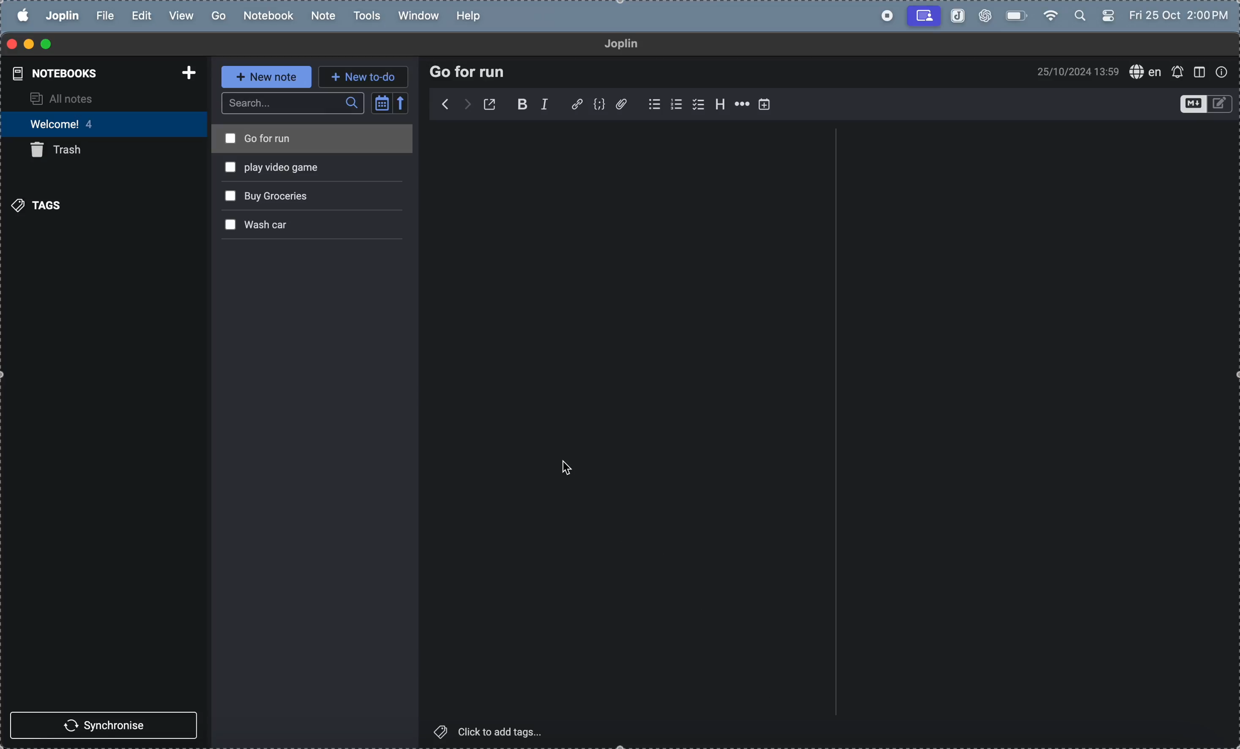 Image resolution: width=1240 pixels, height=749 pixels. Describe the element at coordinates (767, 105) in the screenshot. I see `insert time` at that location.